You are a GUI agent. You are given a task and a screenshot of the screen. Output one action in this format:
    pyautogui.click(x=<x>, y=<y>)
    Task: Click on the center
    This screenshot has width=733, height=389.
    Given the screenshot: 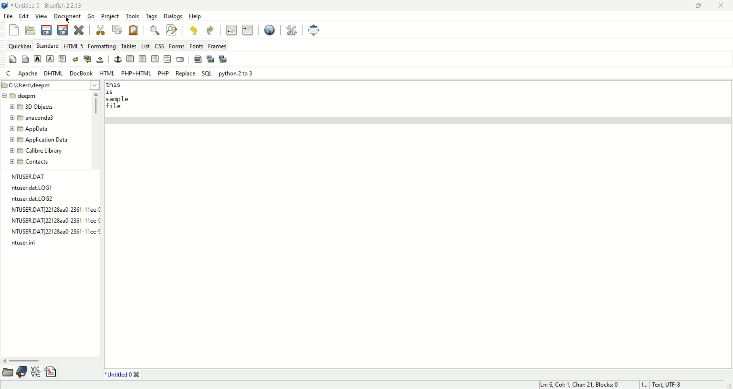 What is the action you would take?
    pyautogui.click(x=142, y=58)
    